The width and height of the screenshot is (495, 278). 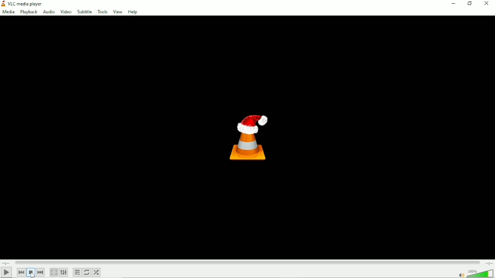 I want to click on Random, so click(x=97, y=272).